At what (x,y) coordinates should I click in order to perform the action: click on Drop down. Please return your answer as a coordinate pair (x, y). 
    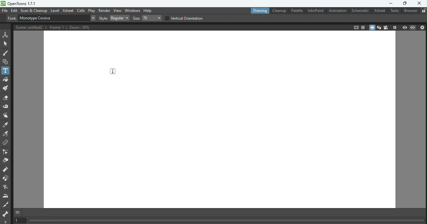
    Looking at the image, I should click on (119, 19).